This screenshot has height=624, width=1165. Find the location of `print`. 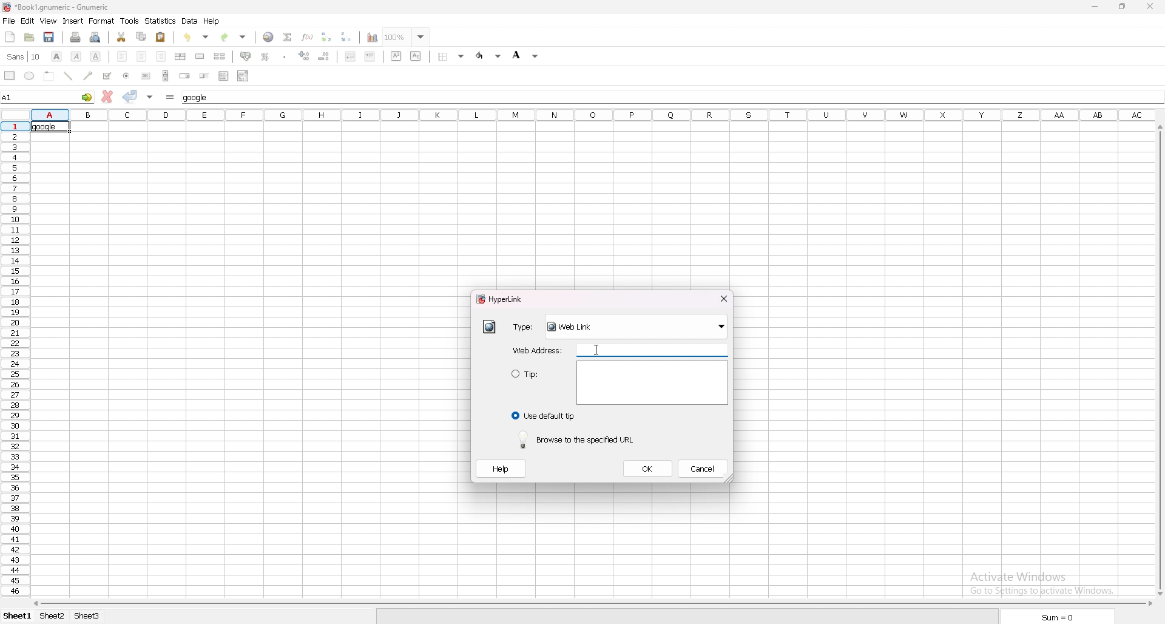

print is located at coordinates (75, 37).